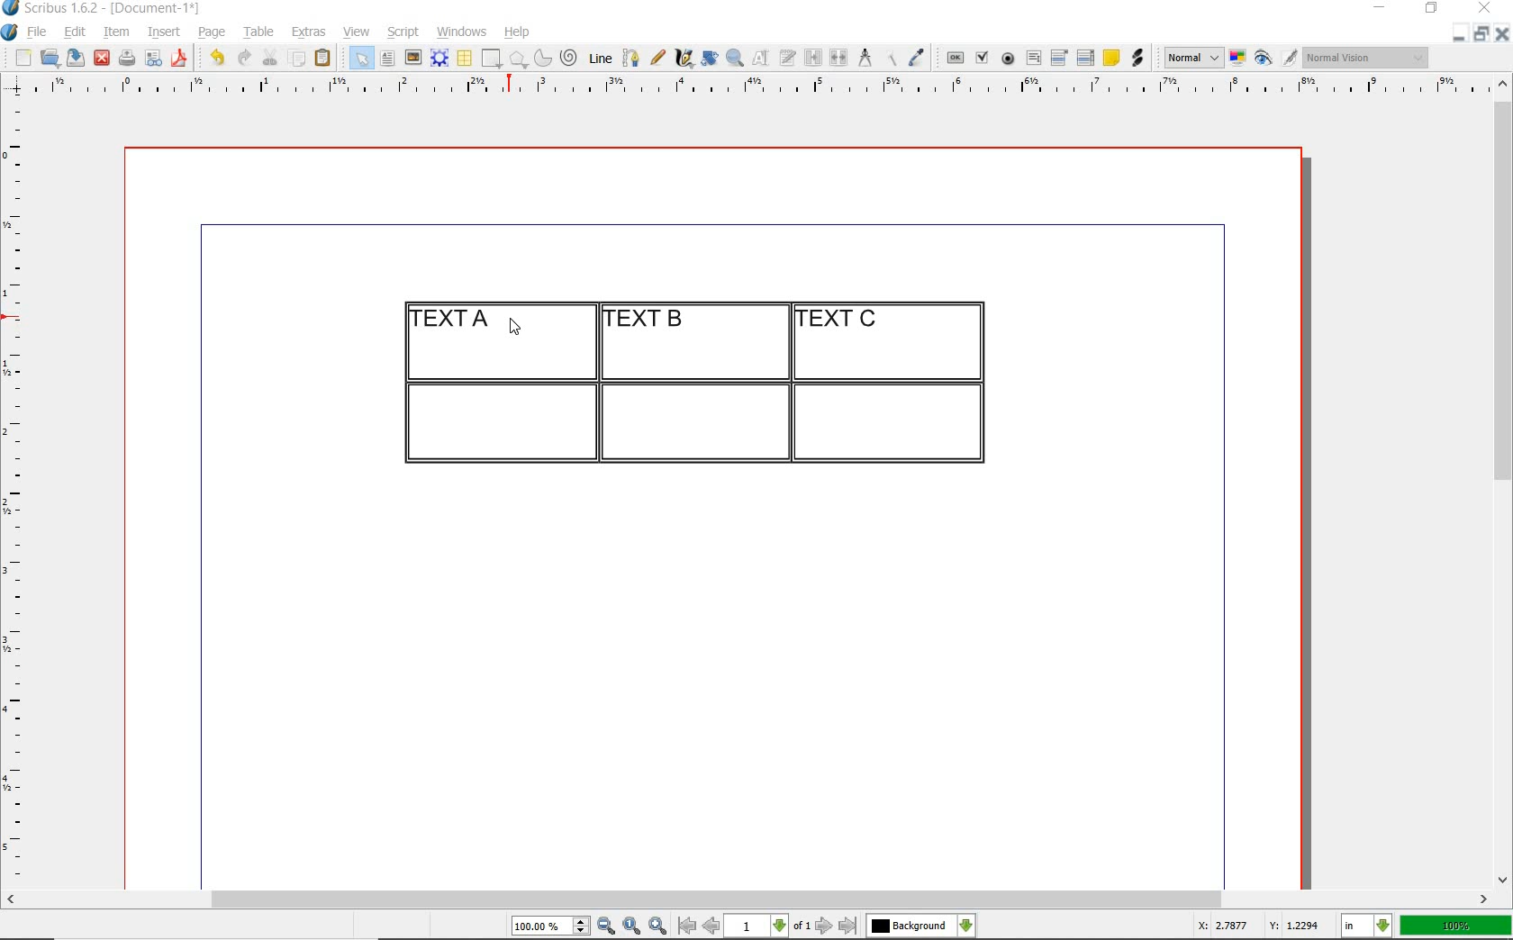  Describe the element at coordinates (494, 59) in the screenshot. I see `shape` at that location.